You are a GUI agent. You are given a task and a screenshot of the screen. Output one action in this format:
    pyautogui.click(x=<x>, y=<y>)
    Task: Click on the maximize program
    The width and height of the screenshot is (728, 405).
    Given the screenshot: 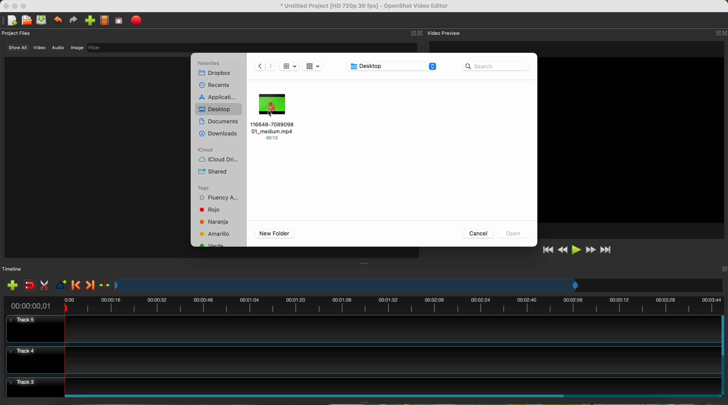 What is the action you would take?
    pyautogui.click(x=25, y=6)
    